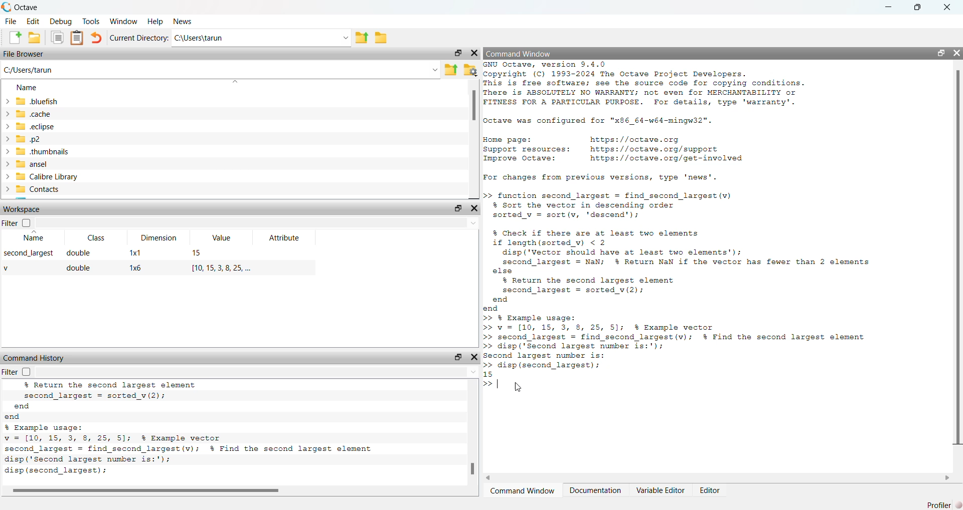 The width and height of the screenshot is (963, 510). I want to click on second_largest, so click(26, 253).